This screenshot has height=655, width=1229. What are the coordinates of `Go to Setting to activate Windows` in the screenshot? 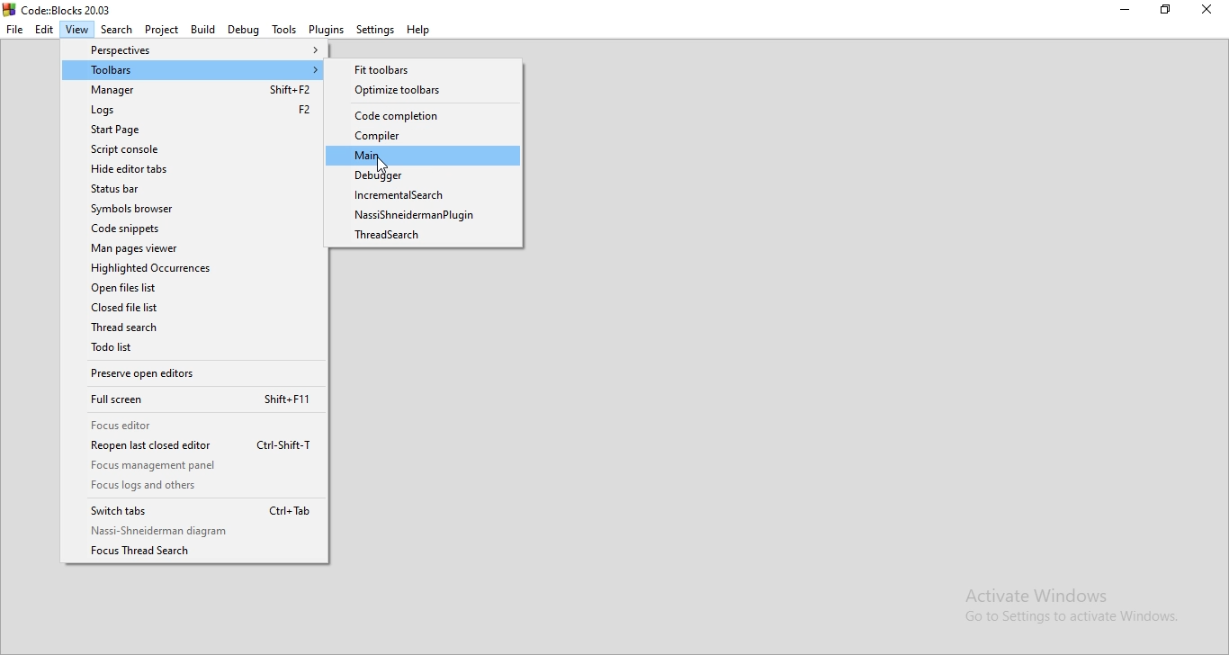 It's located at (1070, 619).